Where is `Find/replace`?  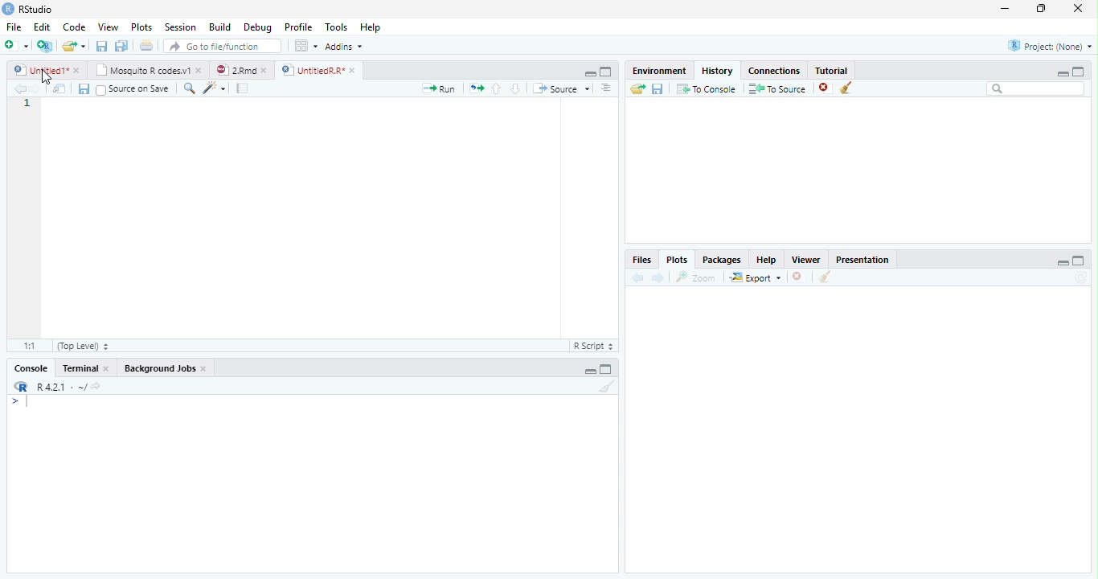 Find/replace is located at coordinates (188, 88).